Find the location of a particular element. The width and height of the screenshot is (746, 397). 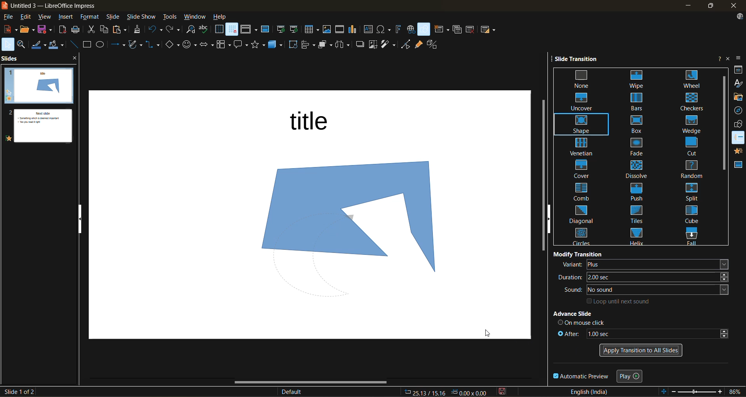

align objects is located at coordinates (309, 45).